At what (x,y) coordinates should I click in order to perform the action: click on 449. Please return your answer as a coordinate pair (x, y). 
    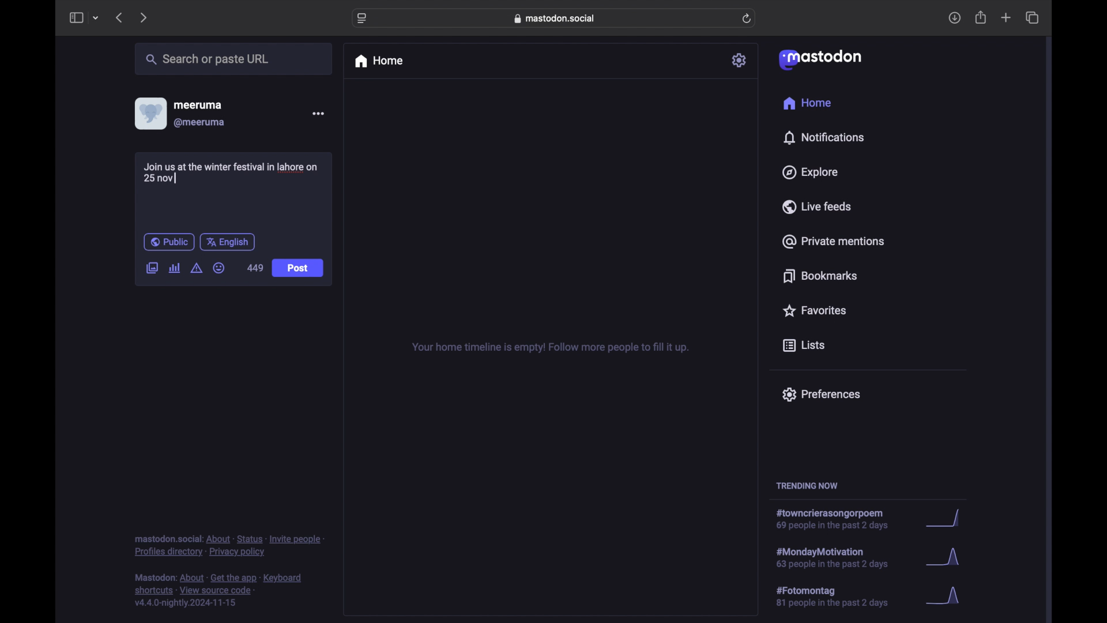
    Looking at the image, I should click on (255, 267).